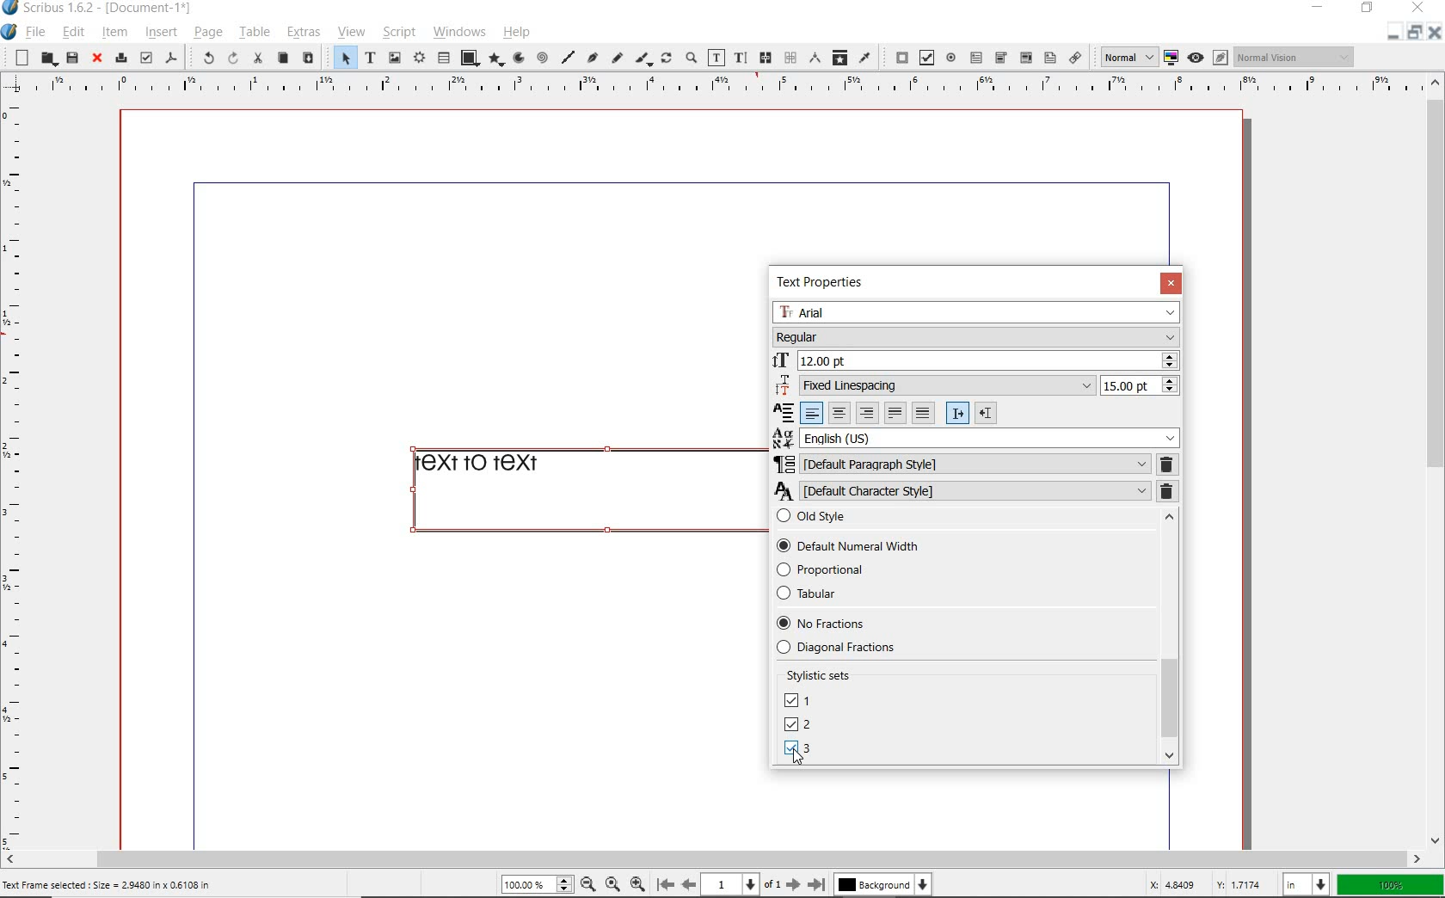 The height and width of the screenshot is (898, 1445). I want to click on CLOSE, so click(1170, 284).